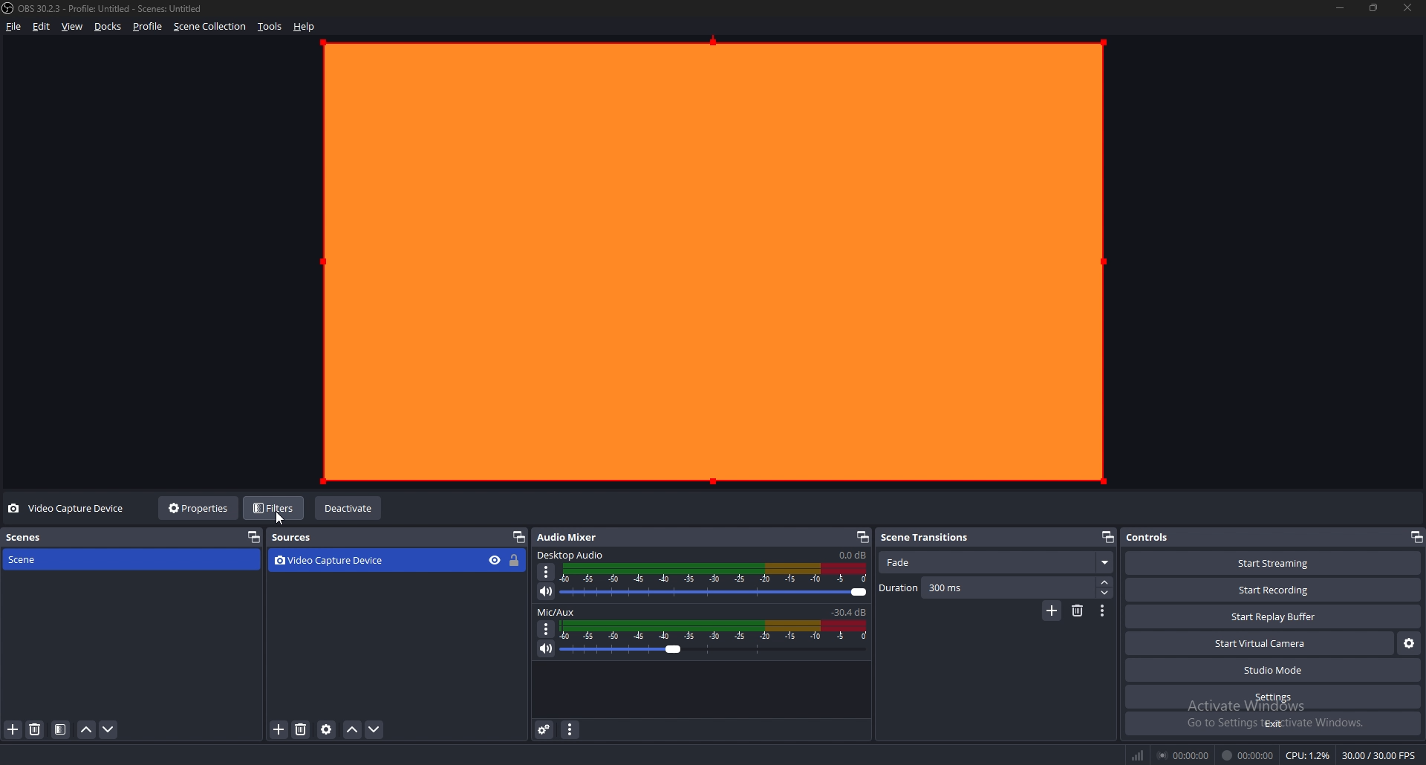  What do you see at coordinates (333, 561) in the screenshot?
I see `video capture device` at bounding box center [333, 561].